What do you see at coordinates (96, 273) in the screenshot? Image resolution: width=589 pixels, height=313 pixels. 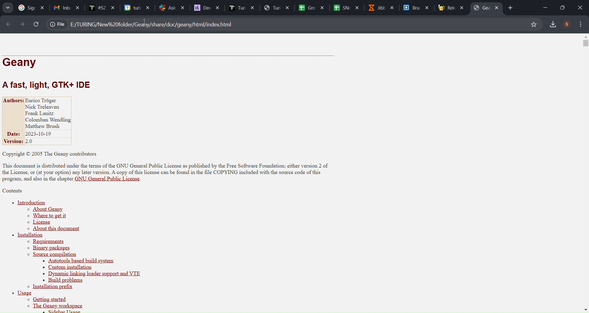 I see `dynamic linkage` at bounding box center [96, 273].